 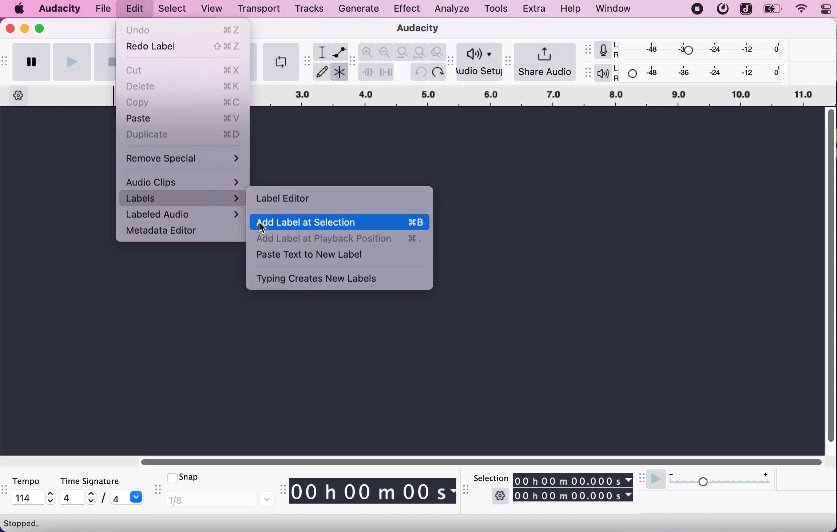 I want to click on audacity edit tool bar, so click(x=353, y=61).